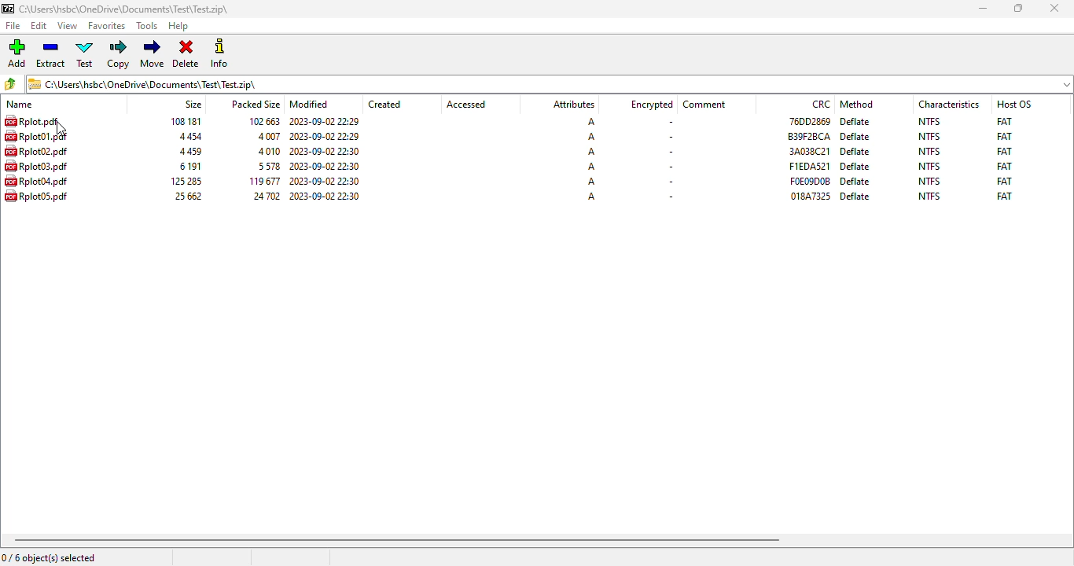  I want to click on FAT, so click(1004, 196).